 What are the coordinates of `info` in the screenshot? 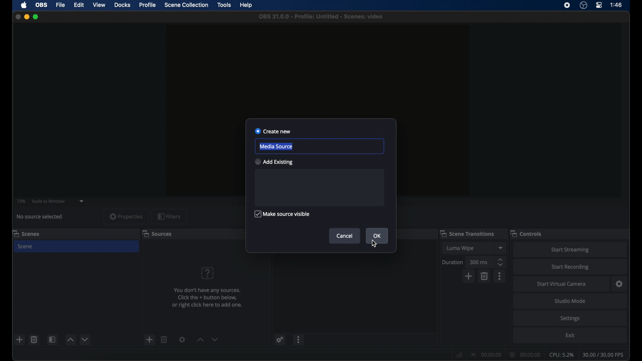 It's located at (208, 298).